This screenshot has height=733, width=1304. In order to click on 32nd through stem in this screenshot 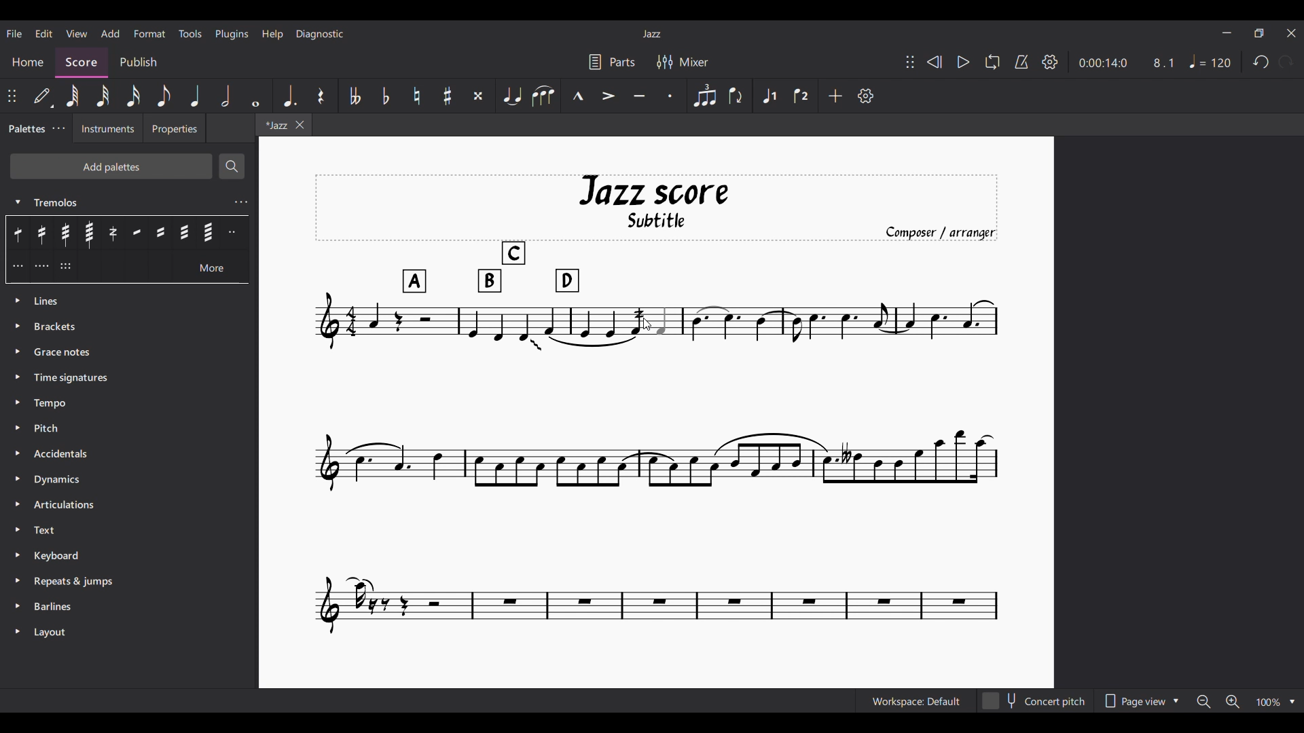, I will do `click(65, 233)`.